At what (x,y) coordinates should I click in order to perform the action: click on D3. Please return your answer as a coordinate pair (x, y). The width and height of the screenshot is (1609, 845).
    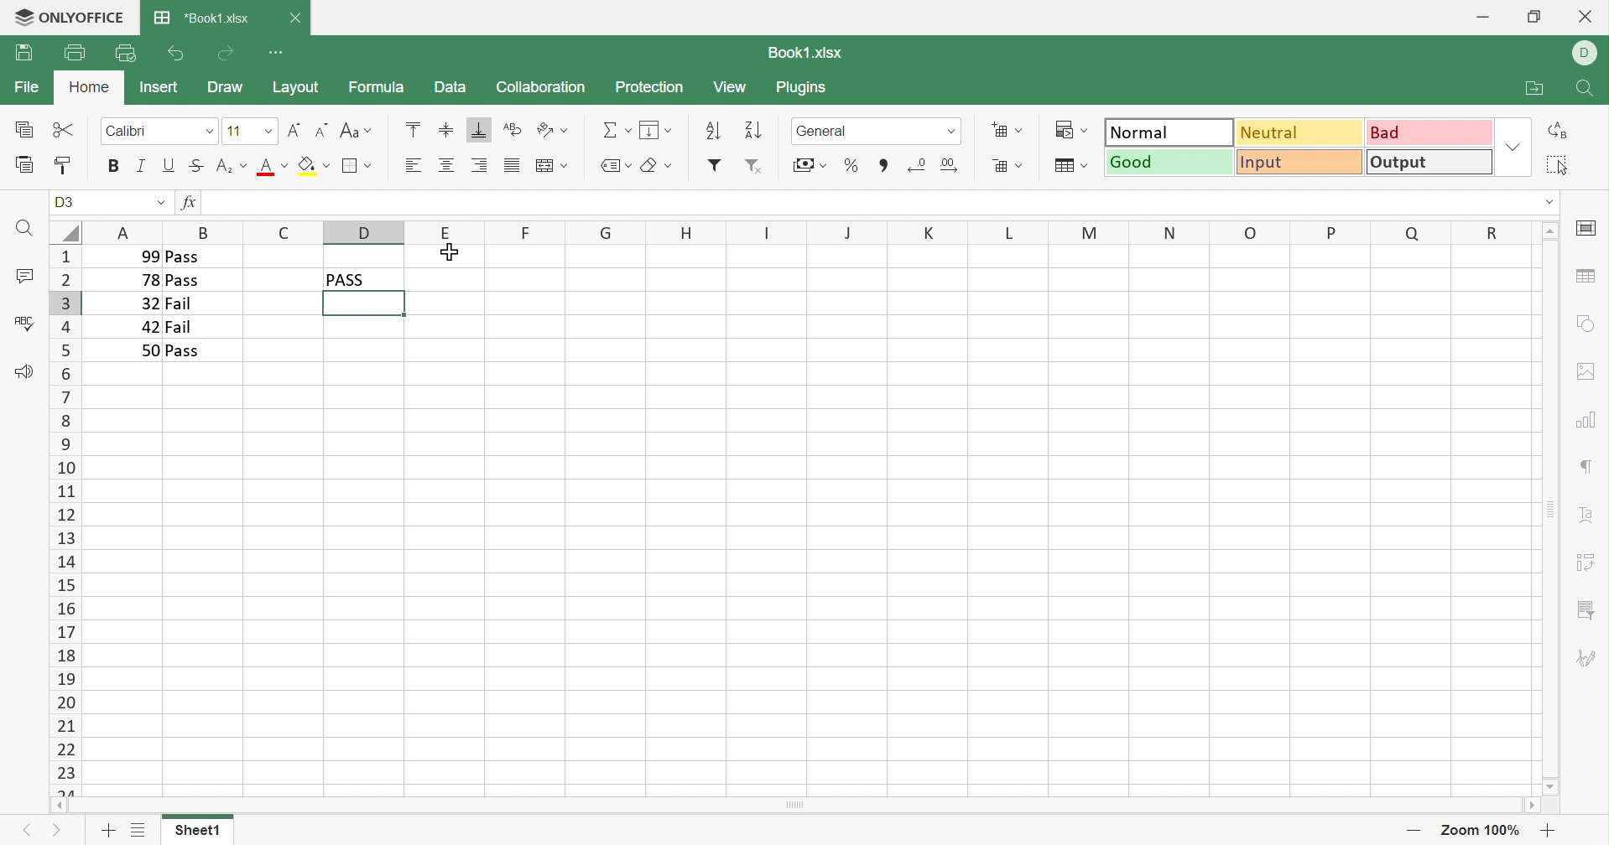
    Looking at the image, I should click on (65, 200).